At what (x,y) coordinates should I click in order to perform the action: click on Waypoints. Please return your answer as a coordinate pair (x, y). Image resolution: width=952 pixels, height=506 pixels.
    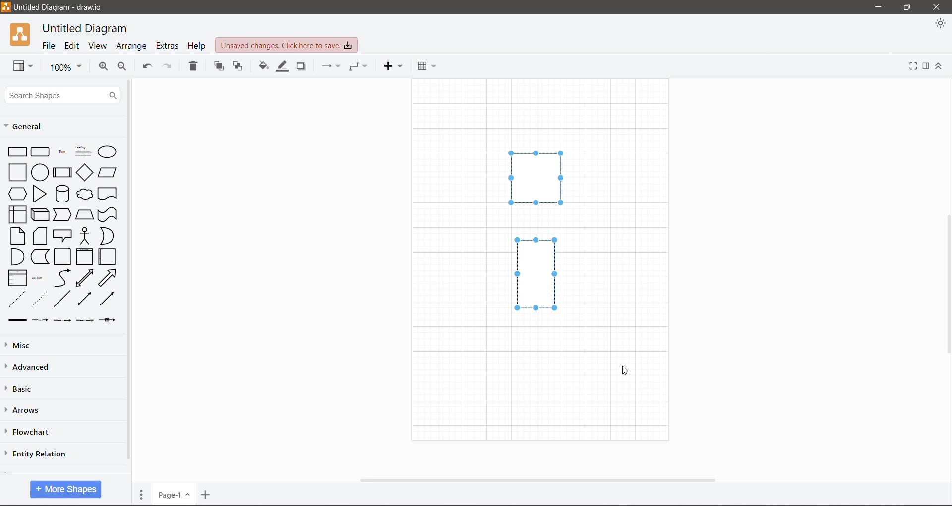
    Looking at the image, I should click on (358, 67).